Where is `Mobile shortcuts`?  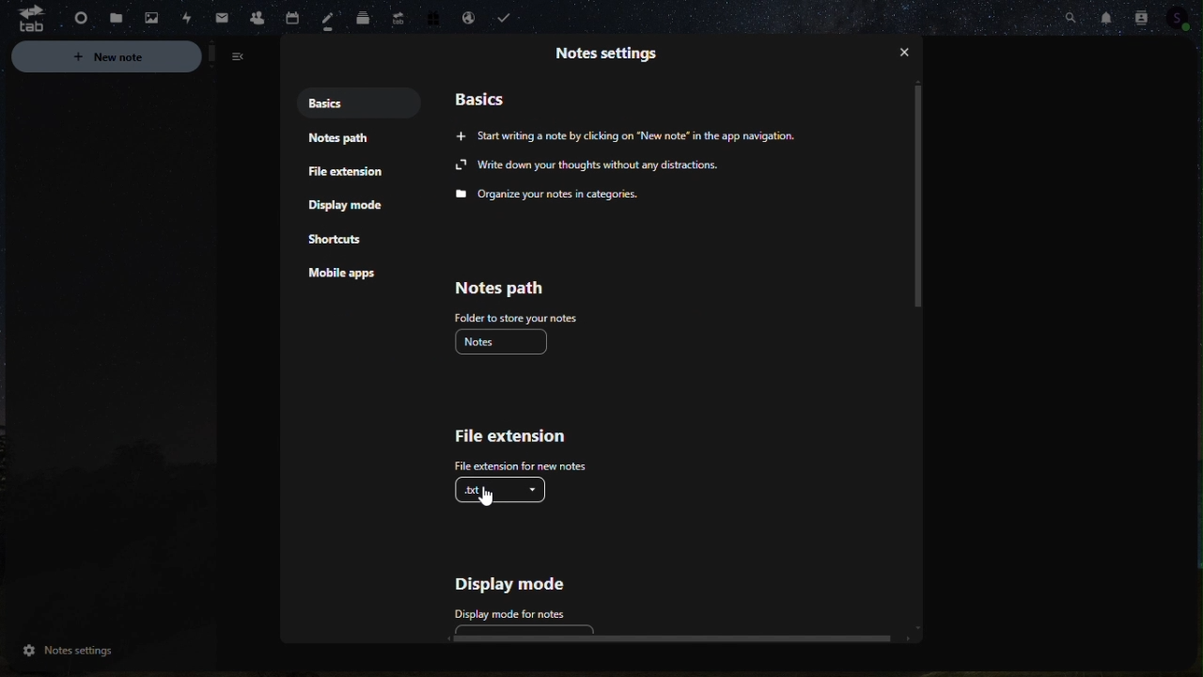
Mobile shortcuts is located at coordinates (343, 238).